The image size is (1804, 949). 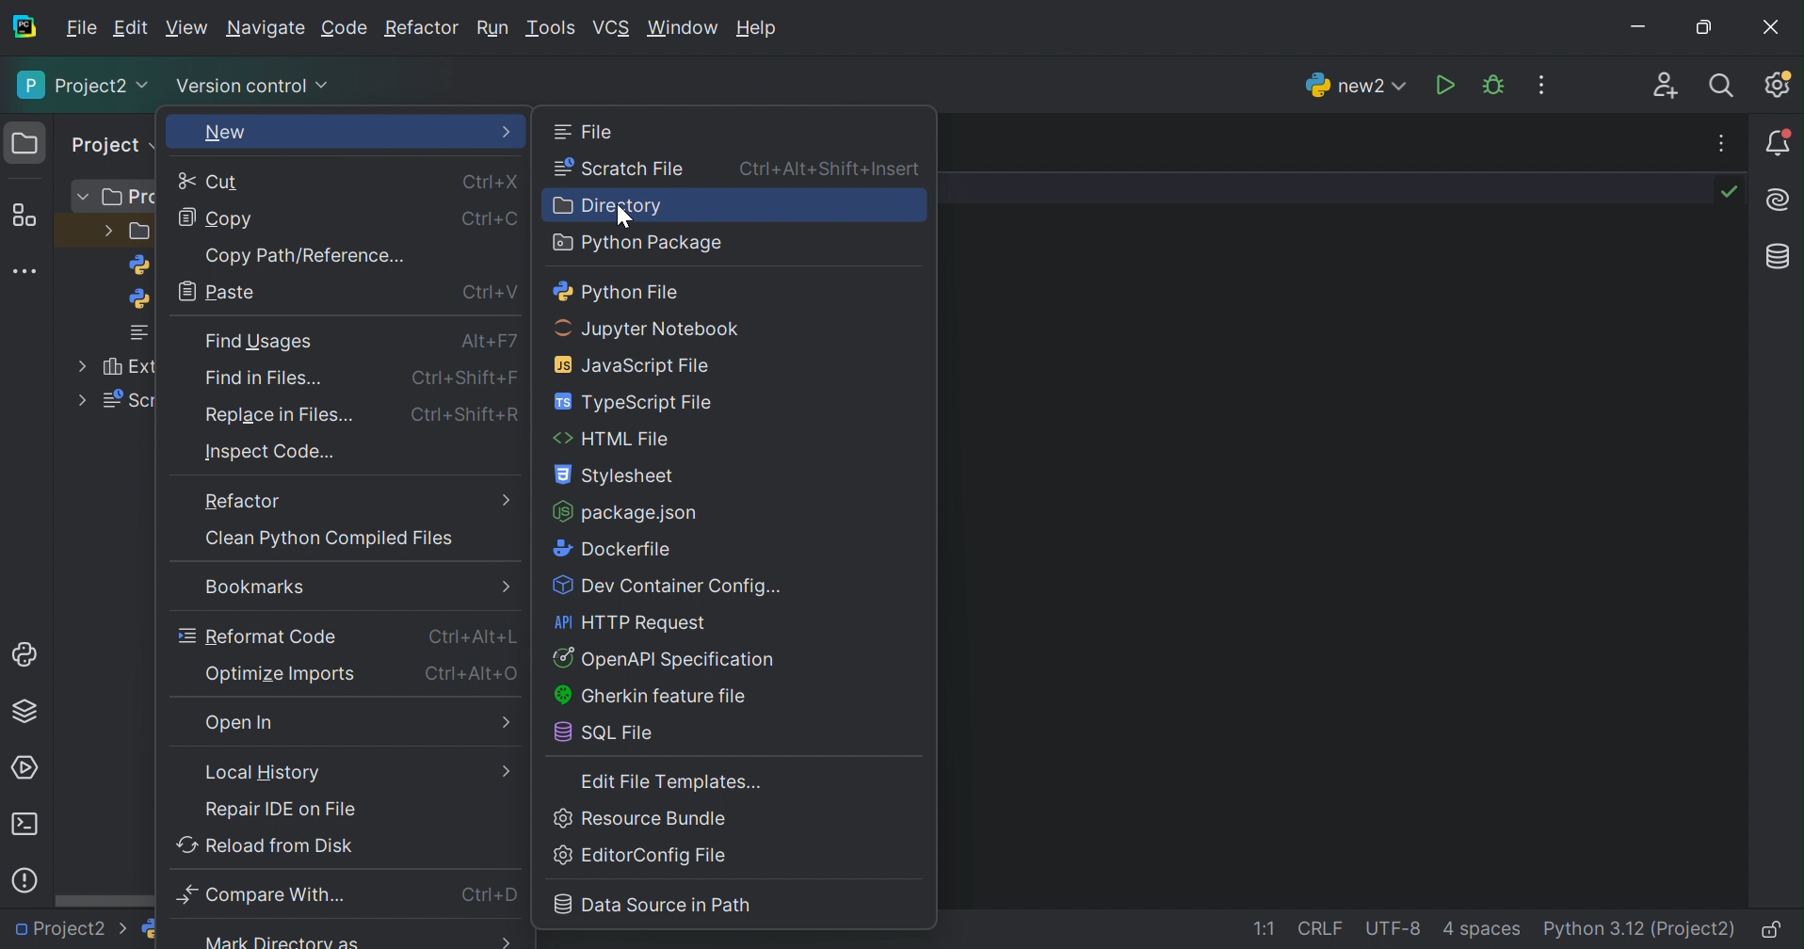 What do you see at coordinates (1639, 22) in the screenshot?
I see `Minimize` at bounding box center [1639, 22].